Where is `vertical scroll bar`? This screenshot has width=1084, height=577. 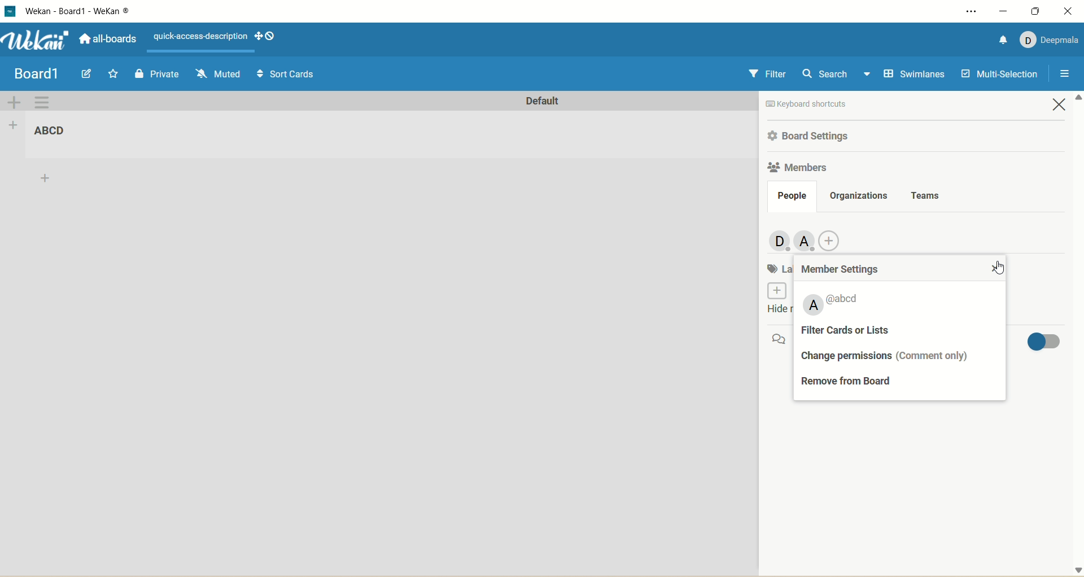 vertical scroll bar is located at coordinates (1077, 335).